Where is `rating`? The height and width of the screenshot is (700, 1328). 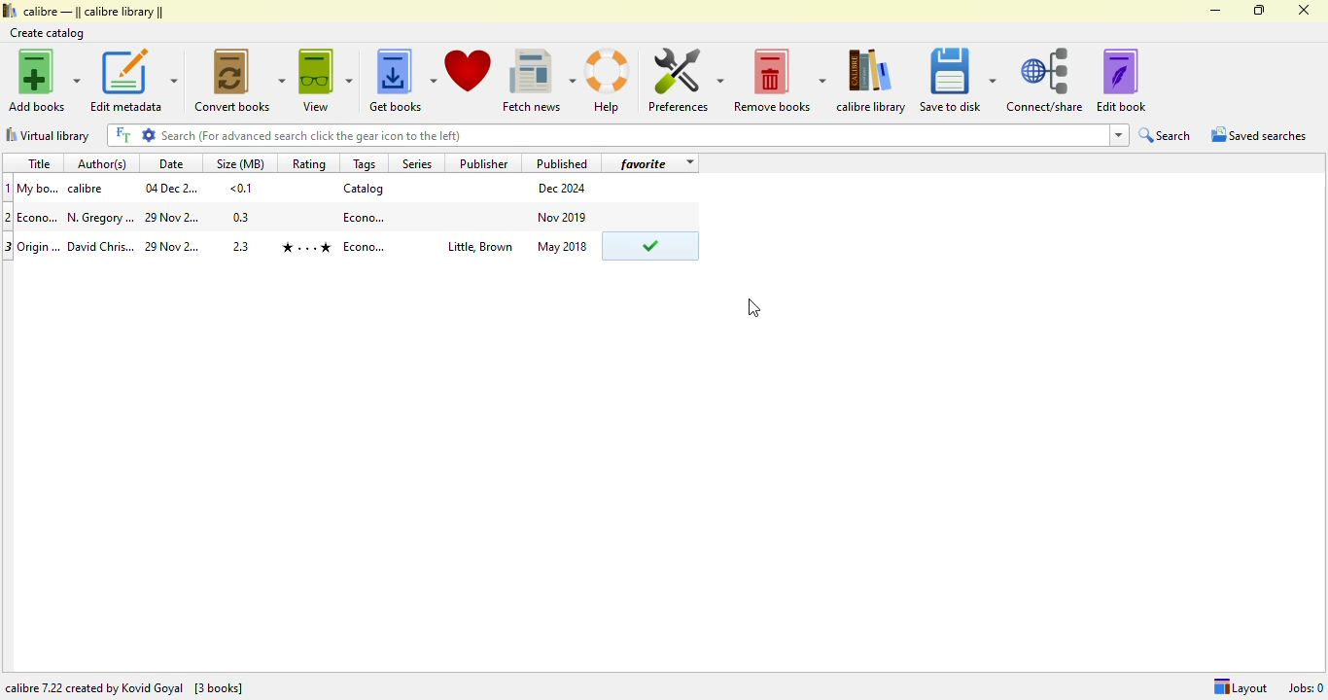
rating is located at coordinates (308, 163).